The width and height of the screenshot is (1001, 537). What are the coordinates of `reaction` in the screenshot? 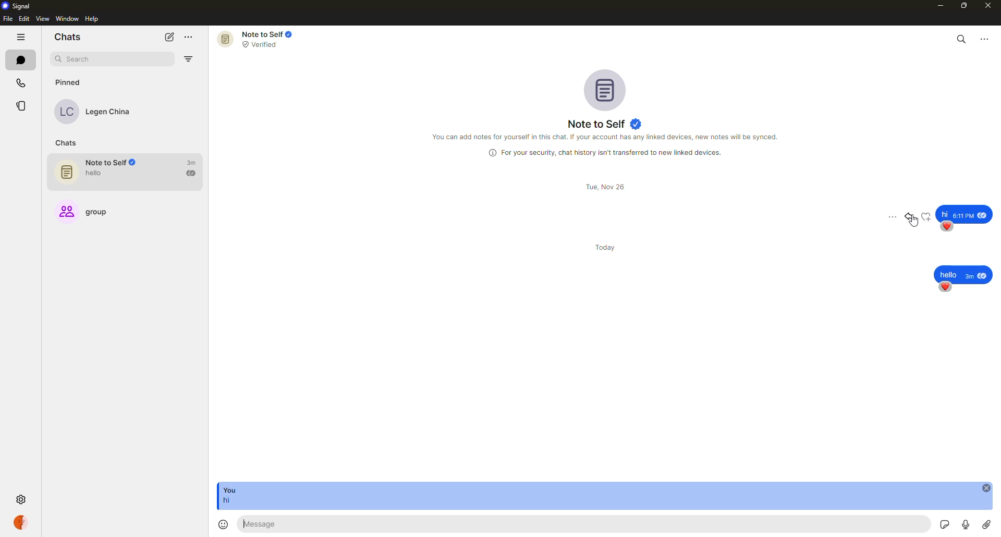 It's located at (925, 216).